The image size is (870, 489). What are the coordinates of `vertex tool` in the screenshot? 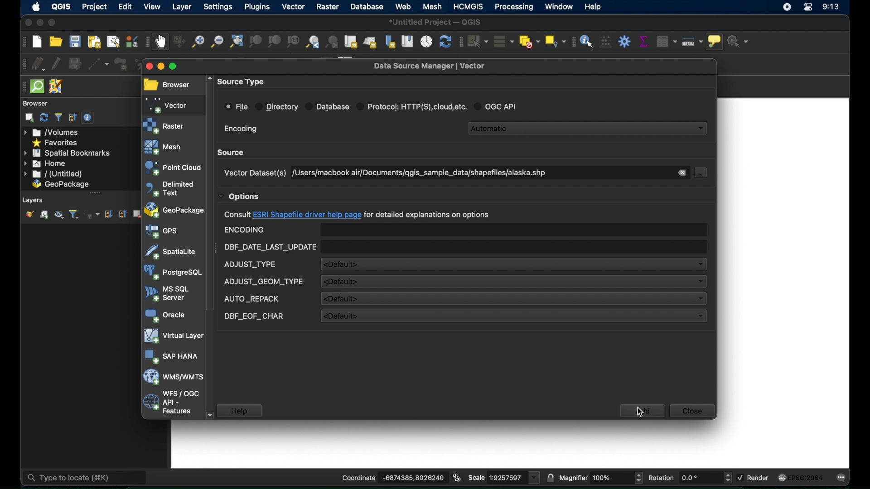 It's located at (143, 64).